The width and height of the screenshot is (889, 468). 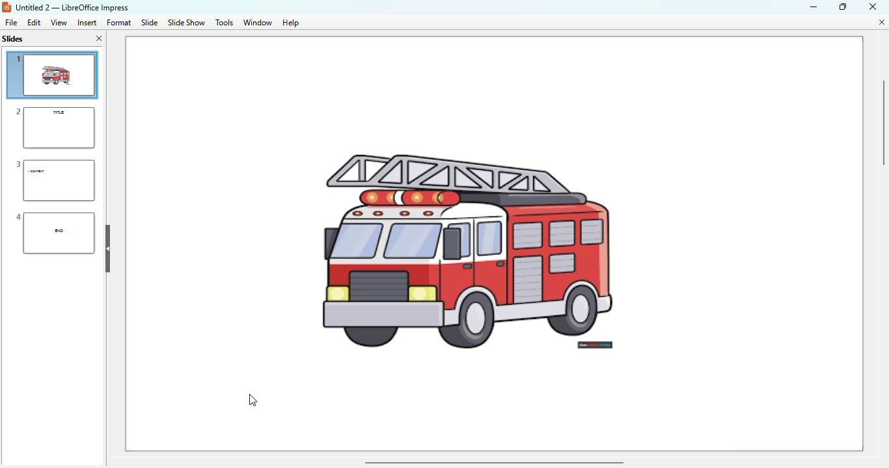 What do you see at coordinates (54, 181) in the screenshot?
I see `slide 3` at bounding box center [54, 181].